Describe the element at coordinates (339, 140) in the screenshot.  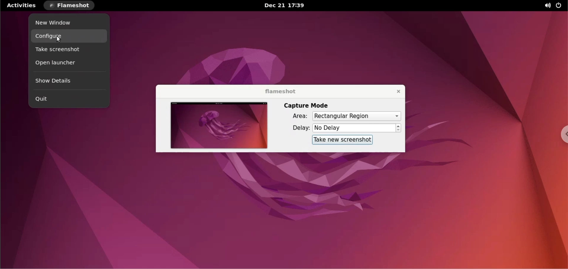
I see `take new screenshot` at that location.